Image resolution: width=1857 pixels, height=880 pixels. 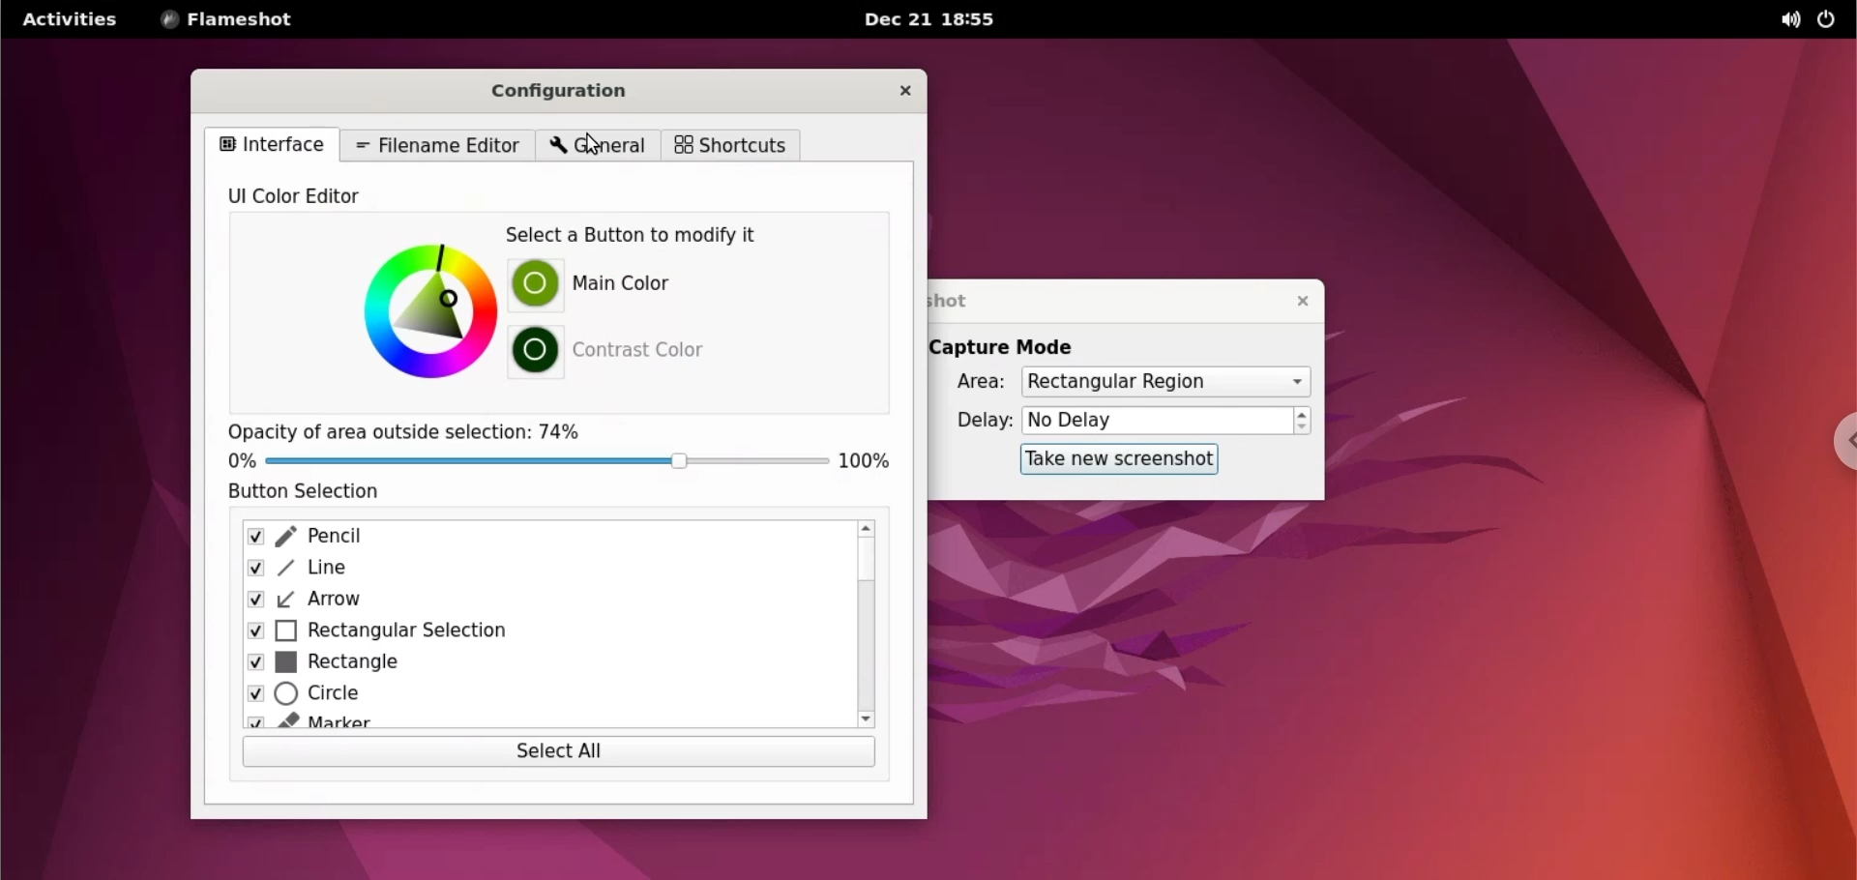 What do you see at coordinates (529, 699) in the screenshot?
I see `circle` at bounding box center [529, 699].